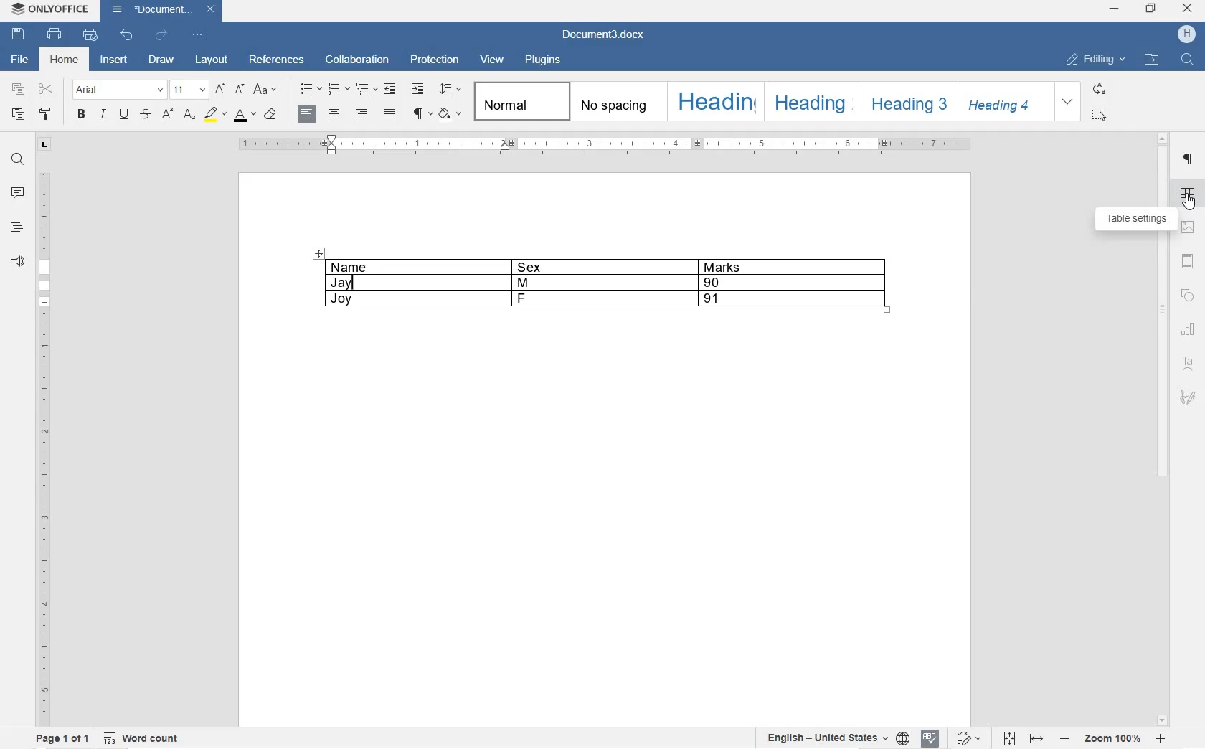 The height and width of the screenshot is (749, 1205). I want to click on FEEDBACK & SUPPORT, so click(16, 259).